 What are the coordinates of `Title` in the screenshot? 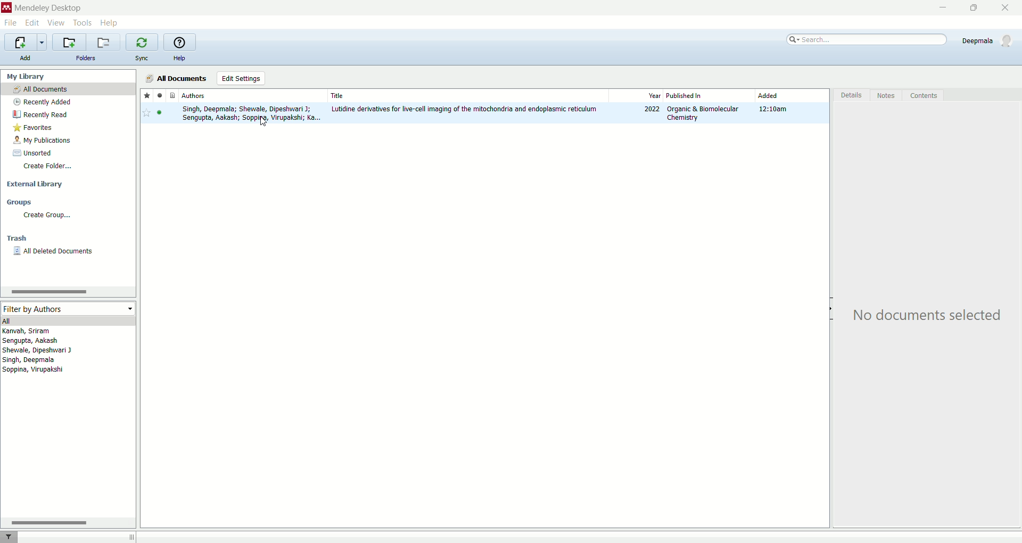 It's located at (466, 94).